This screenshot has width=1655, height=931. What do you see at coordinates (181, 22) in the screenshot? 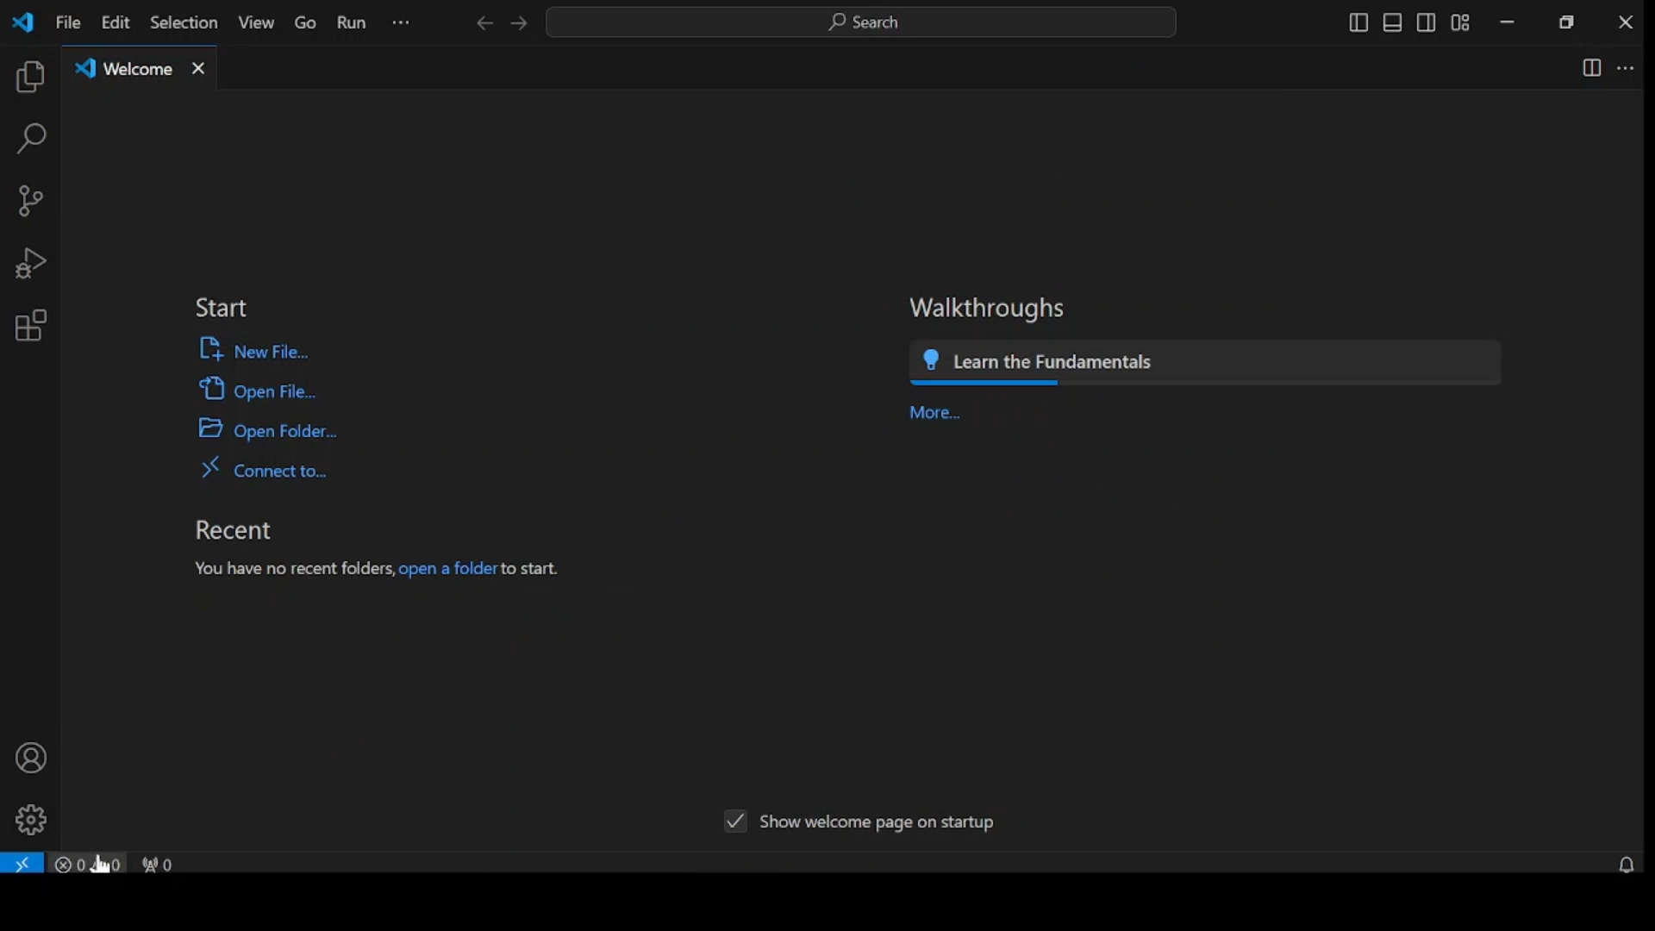
I see `selection` at bounding box center [181, 22].